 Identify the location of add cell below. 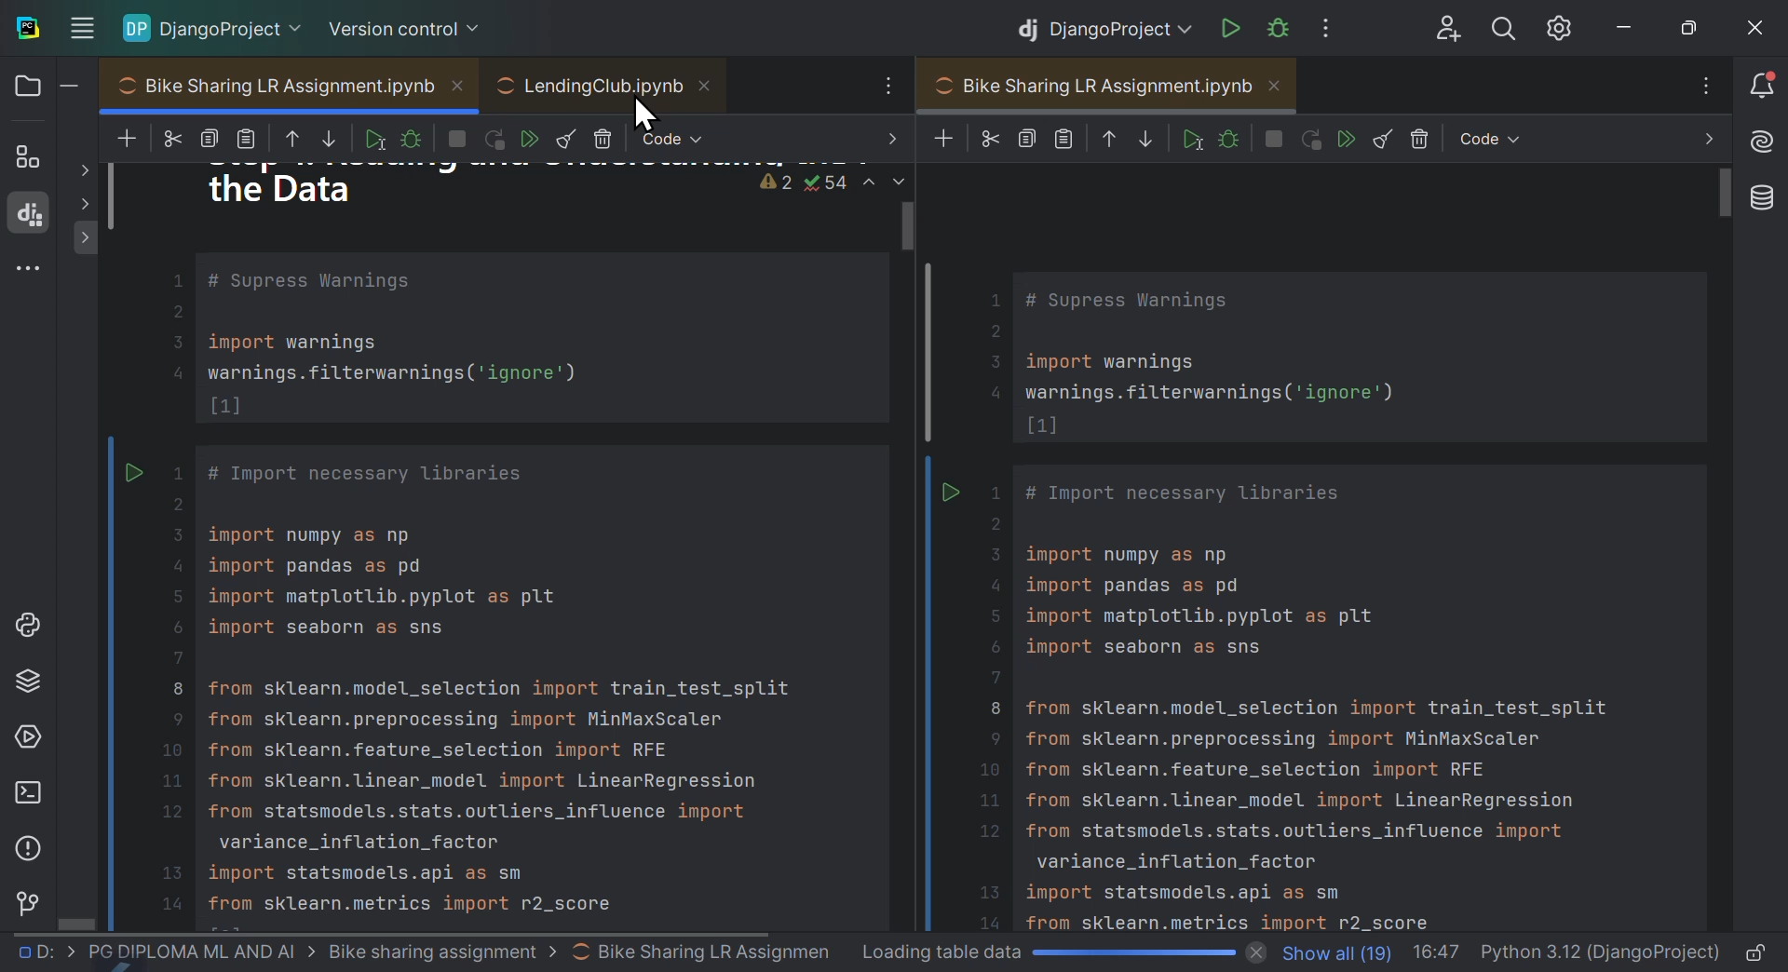
(125, 140).